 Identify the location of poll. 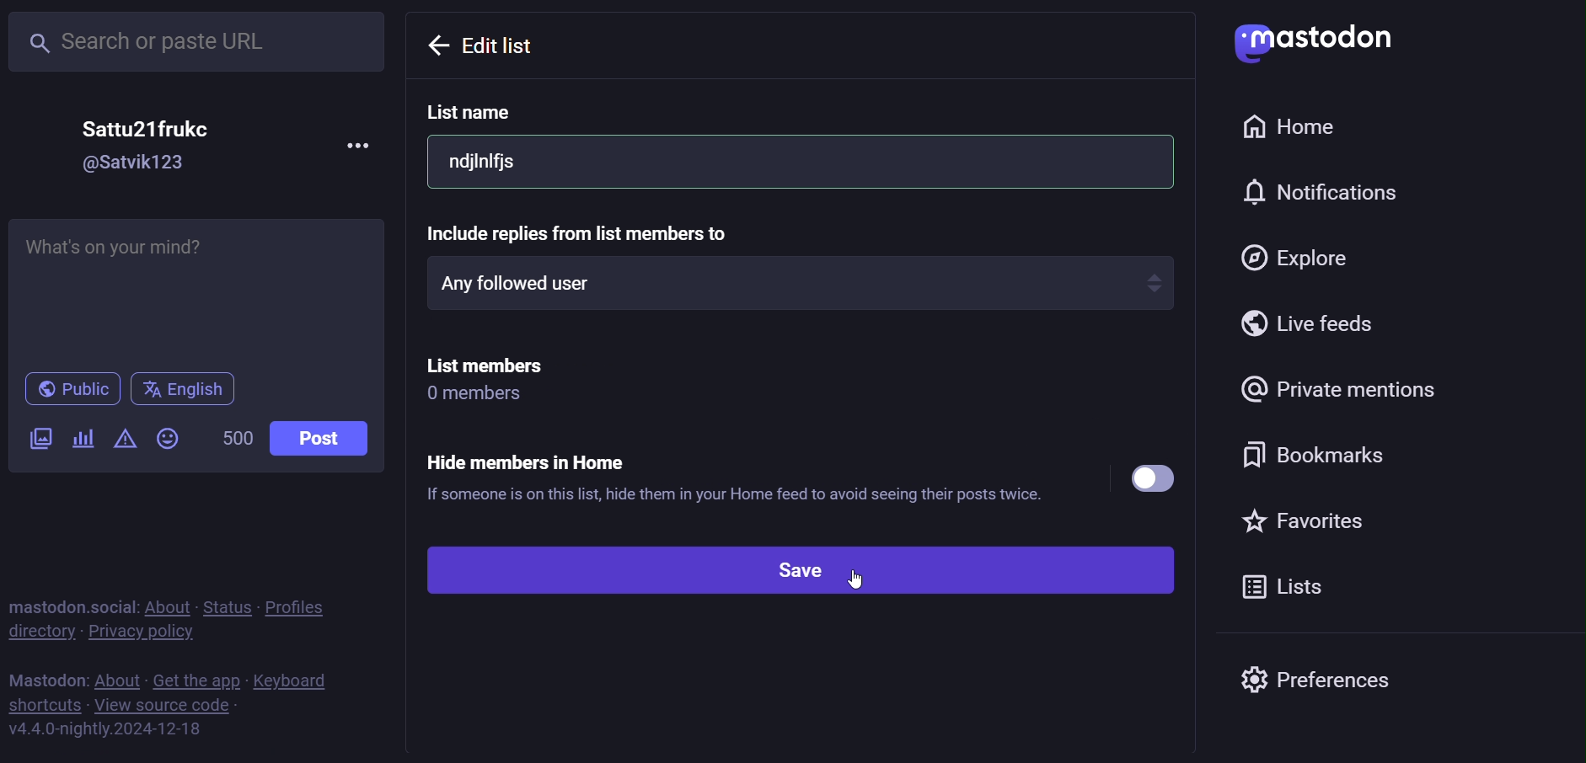
(89, 439).